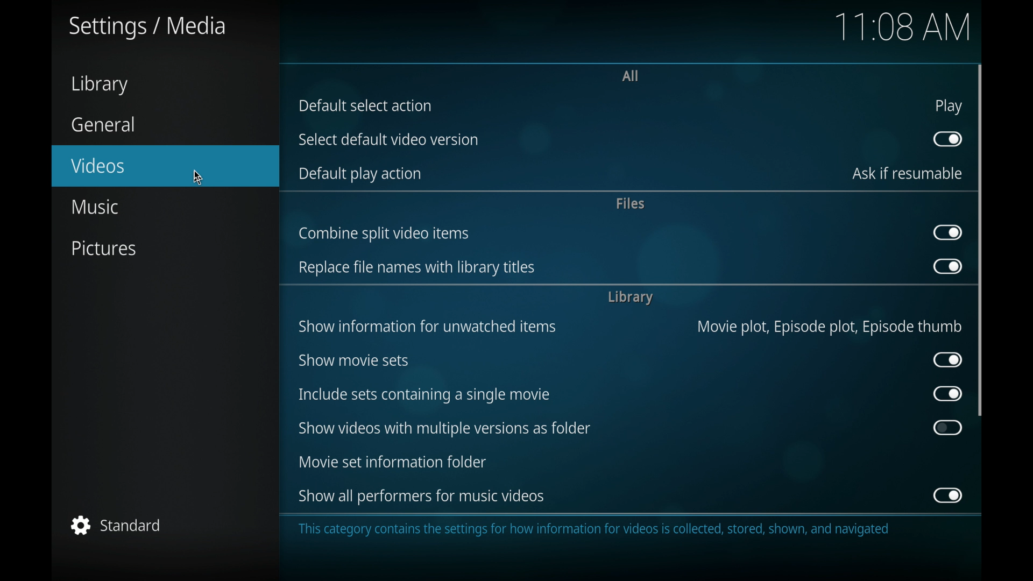 The width and height of the screenshot is (1033, 581). What do you see at coordinates (147, 28) in the screenshot?
I see `settings/media` at bounding box center [147, 28].